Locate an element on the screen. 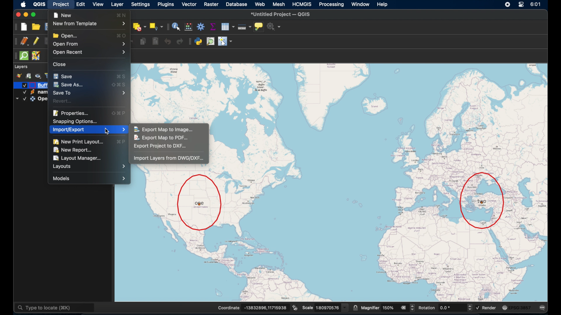 This screenshot has height=315, width=561. help is located at coordinates (383, 5).